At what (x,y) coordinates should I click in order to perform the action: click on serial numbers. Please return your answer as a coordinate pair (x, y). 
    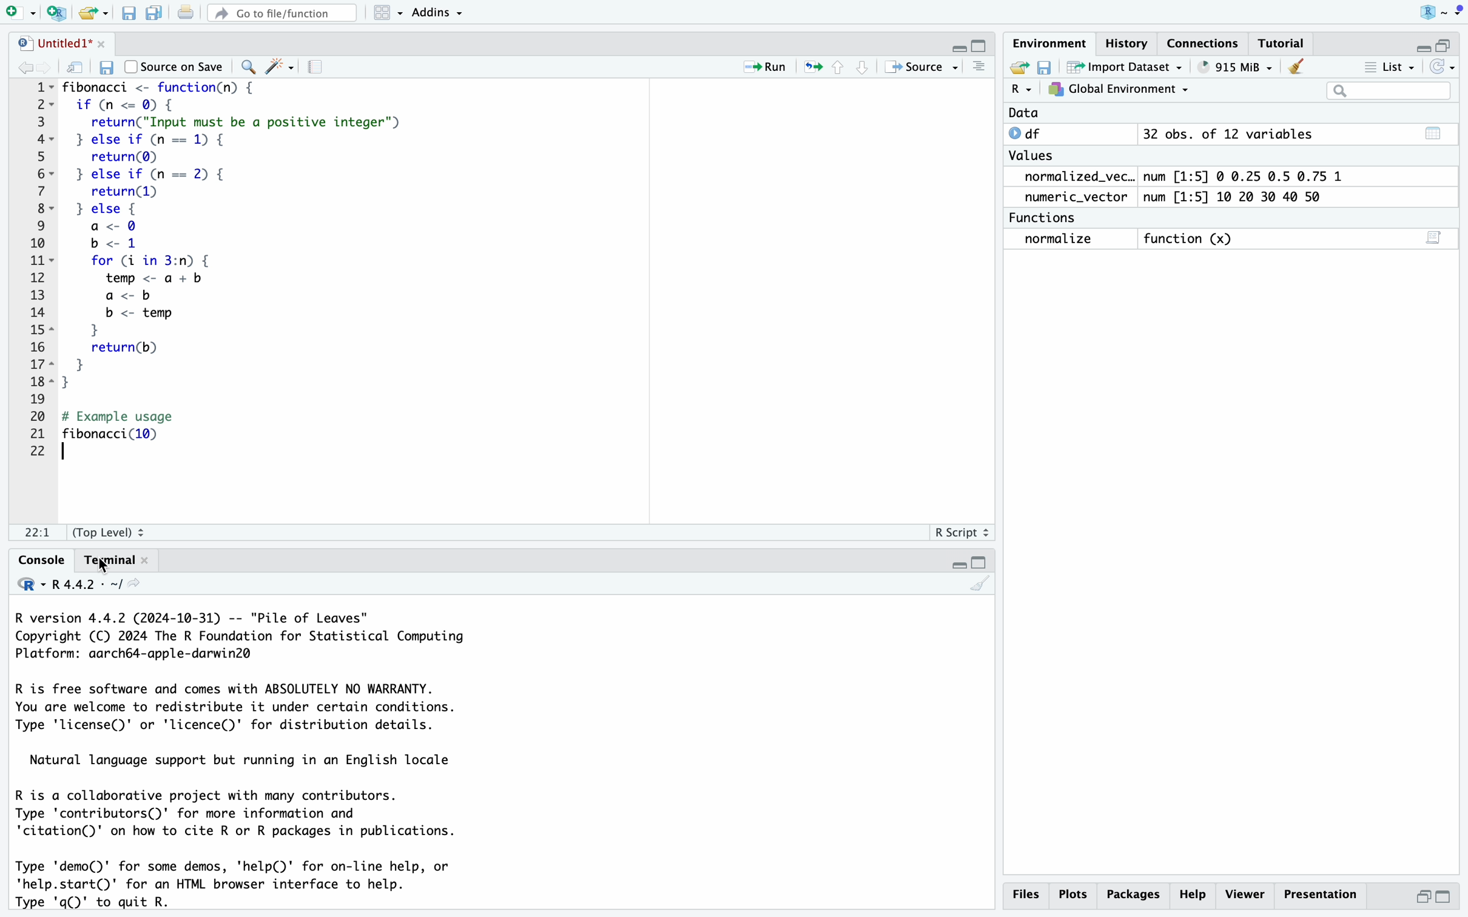
    Looking at the image, I should click on (34, 270).